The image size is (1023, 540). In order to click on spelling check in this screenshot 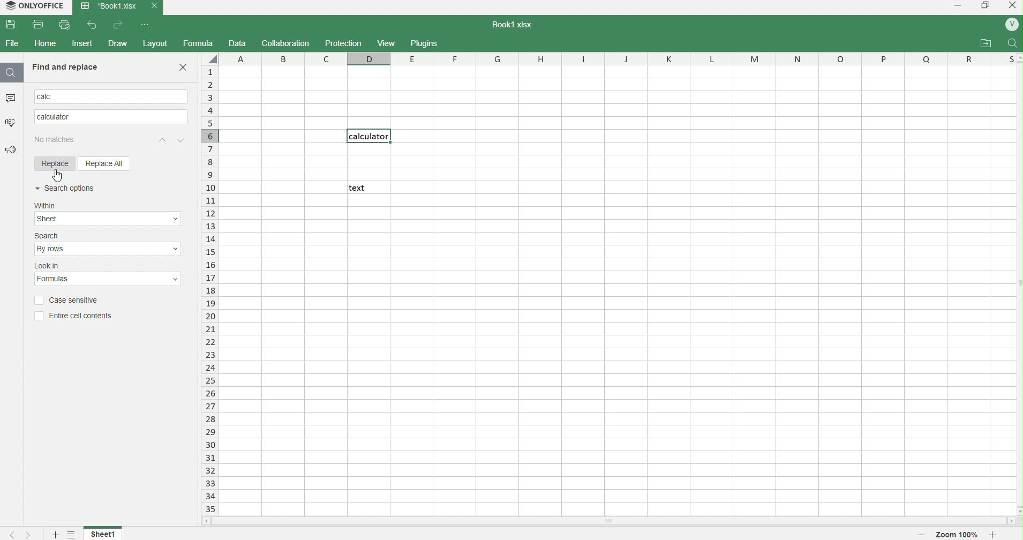, I will do `click(11, 123)`.